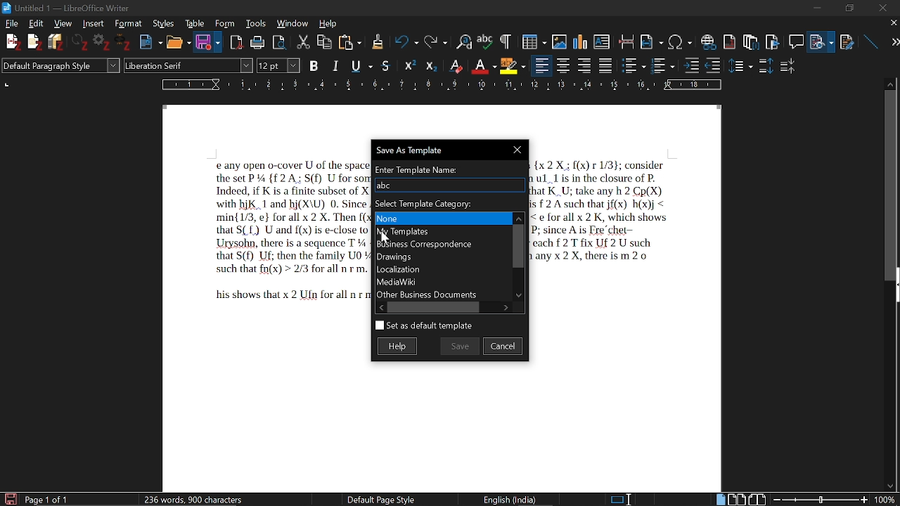  I want to click on Cursor, so click(387, 238).